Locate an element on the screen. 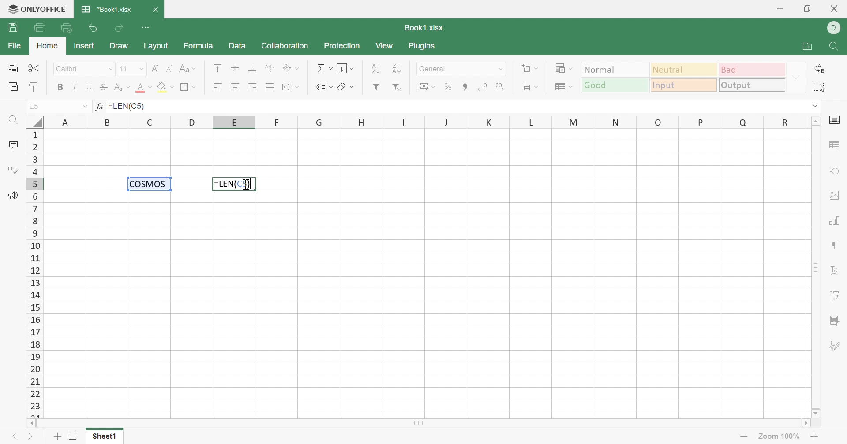 This screenshot has width=847, height=444. Clear is located at coordinates (347, 88).